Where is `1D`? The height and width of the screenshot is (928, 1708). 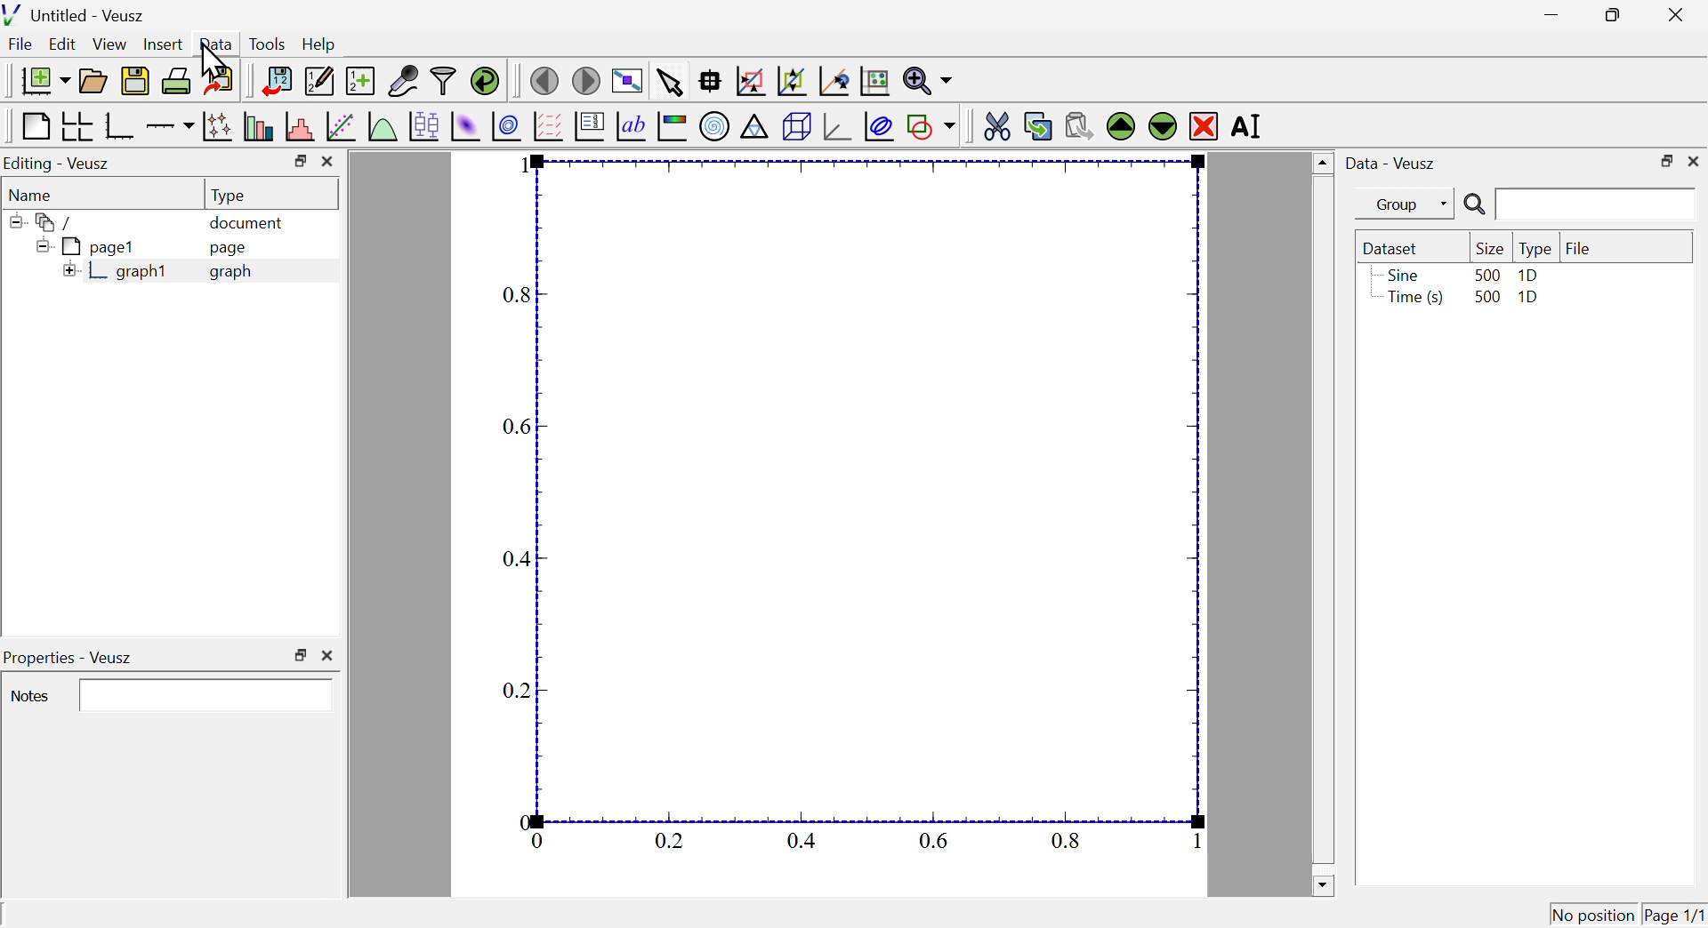 1D is located at coordinates (1530, 300).